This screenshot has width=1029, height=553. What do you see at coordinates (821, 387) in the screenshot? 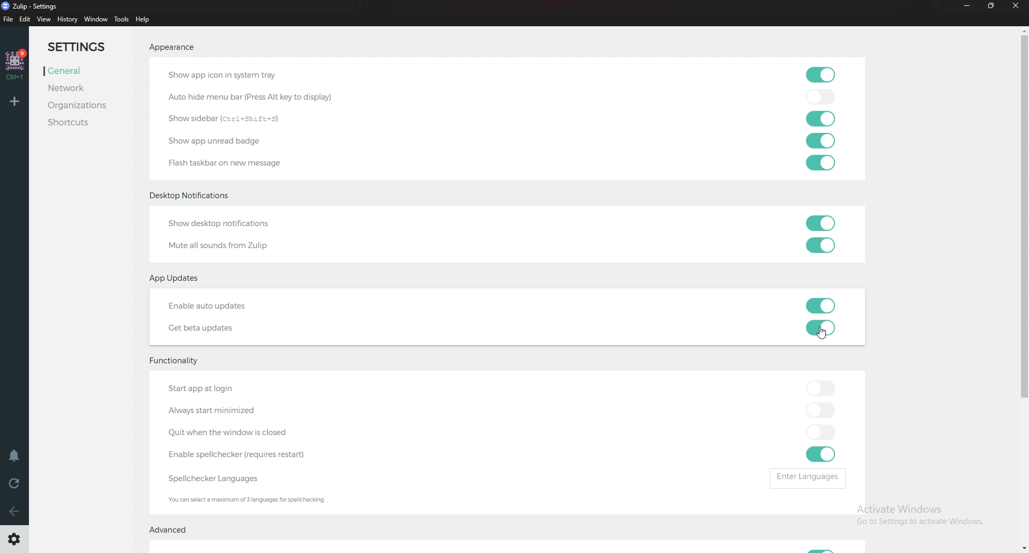
I see `toggle` at bounding box center [821, 387].